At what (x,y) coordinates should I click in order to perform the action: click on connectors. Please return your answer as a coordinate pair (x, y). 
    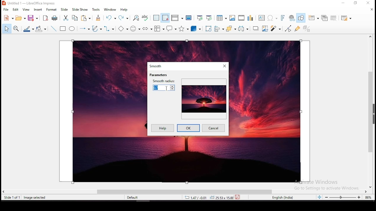
    Looking at the image, I should click on (109, 29).